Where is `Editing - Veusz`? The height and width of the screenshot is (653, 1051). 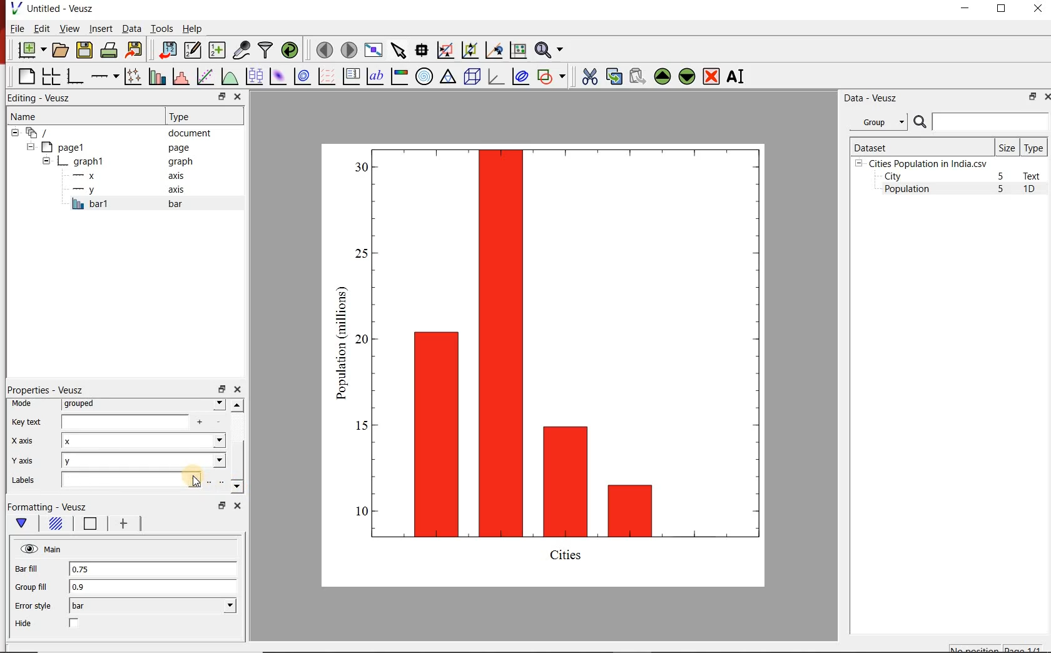
Editing - Veusz is located at coordinates (46, 98).